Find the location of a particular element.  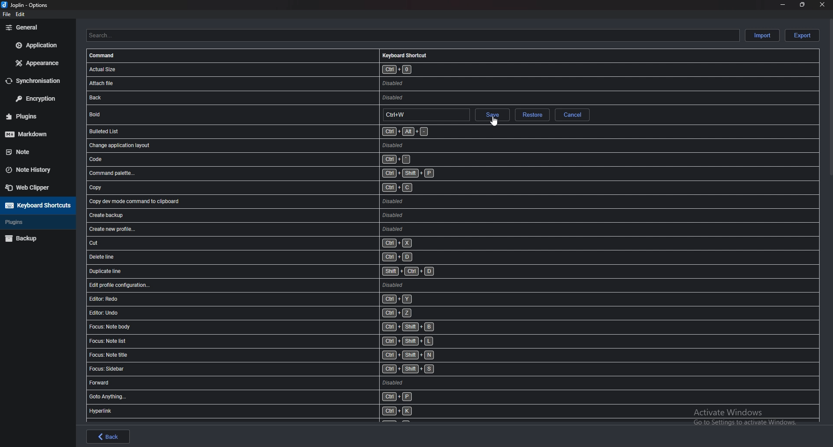

shortcut is located at coordinates (288, 411).